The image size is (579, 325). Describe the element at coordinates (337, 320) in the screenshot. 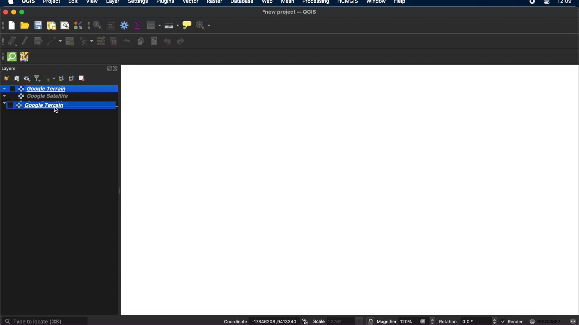

I see `scale 1.2762` at that location.